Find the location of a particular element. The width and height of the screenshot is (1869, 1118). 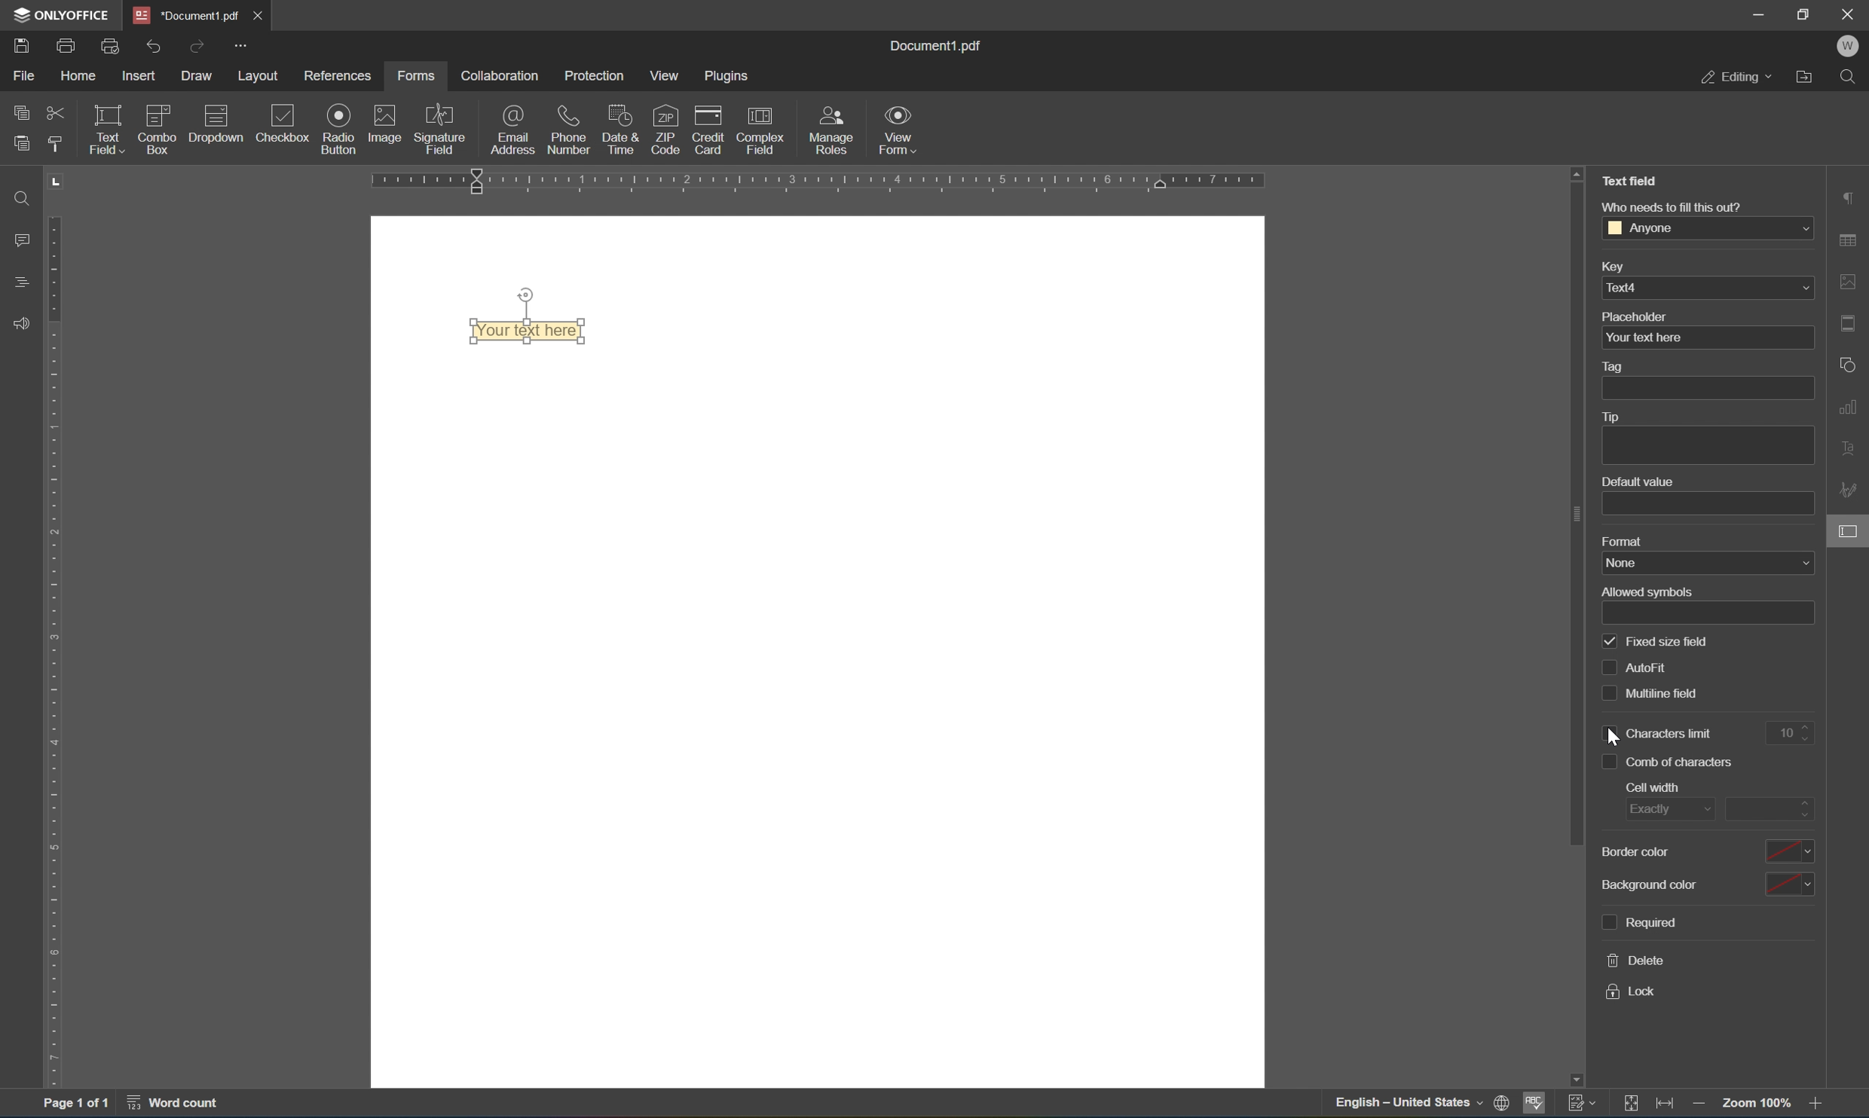

Find is located at coordinates (1850, 80).